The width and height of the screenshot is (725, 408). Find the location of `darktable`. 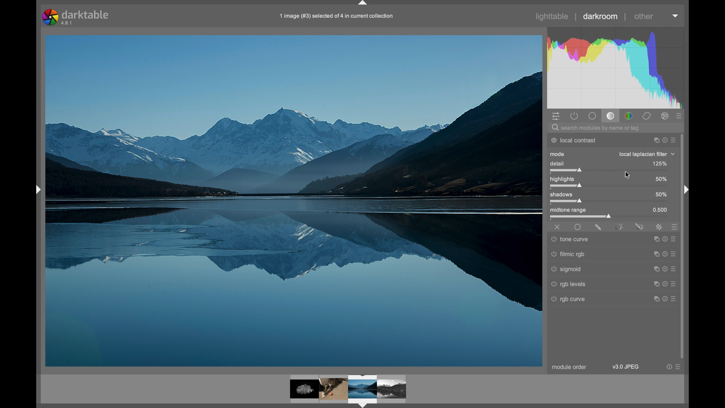

darktable is located at coordinates (77, 17).